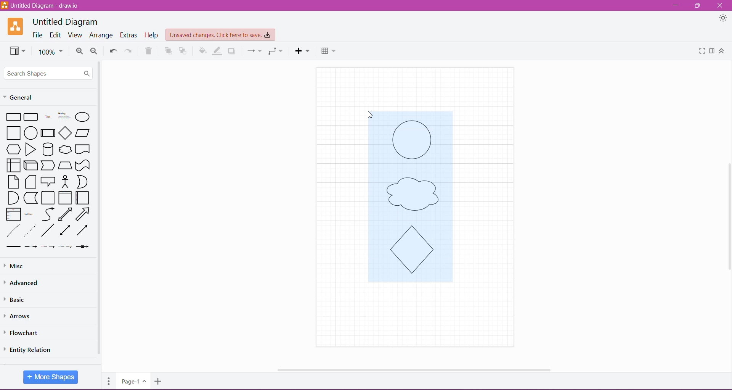 This screenshot has height=390, width=732. What do you see at coordinates (149, 51) in the screenshot?
I see `Delete` at bounding box center [149, 51].